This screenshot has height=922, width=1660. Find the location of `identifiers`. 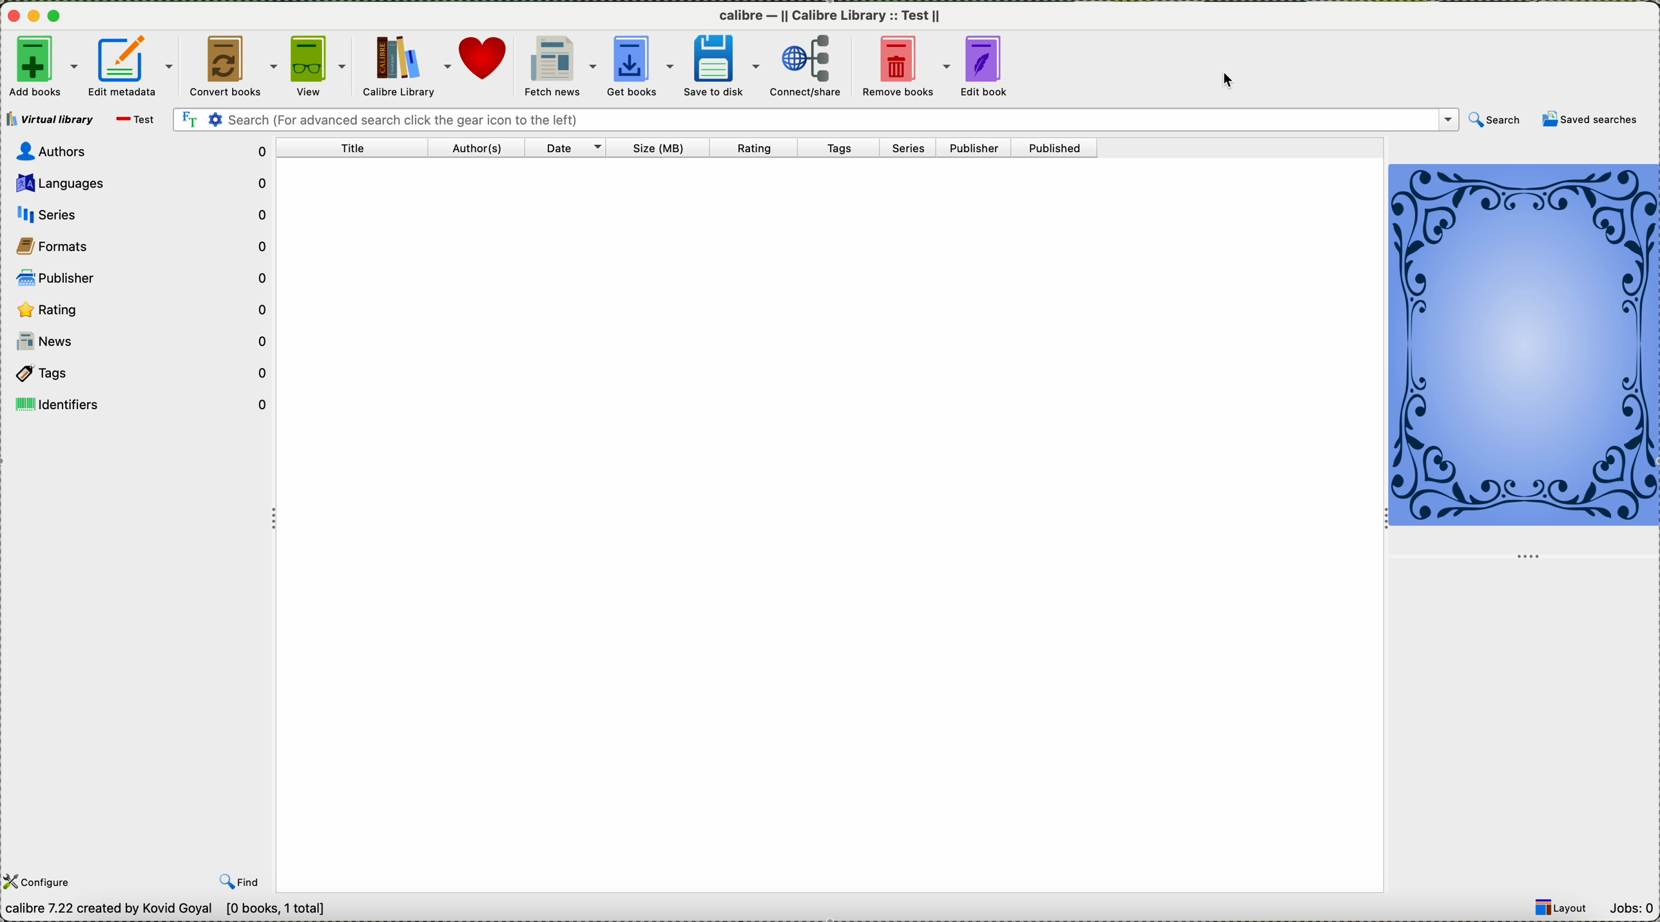

identifiers is located at coordinates (143, 403).